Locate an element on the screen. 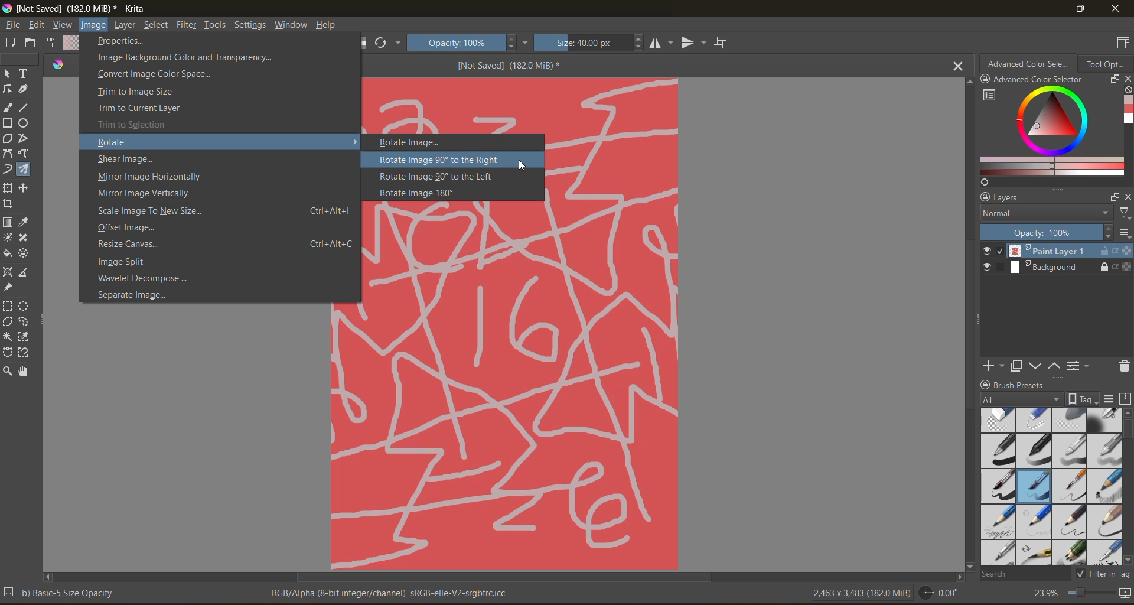 This screenshot has width=1134, height=605. maximize is located at coordinates (1078, 9).